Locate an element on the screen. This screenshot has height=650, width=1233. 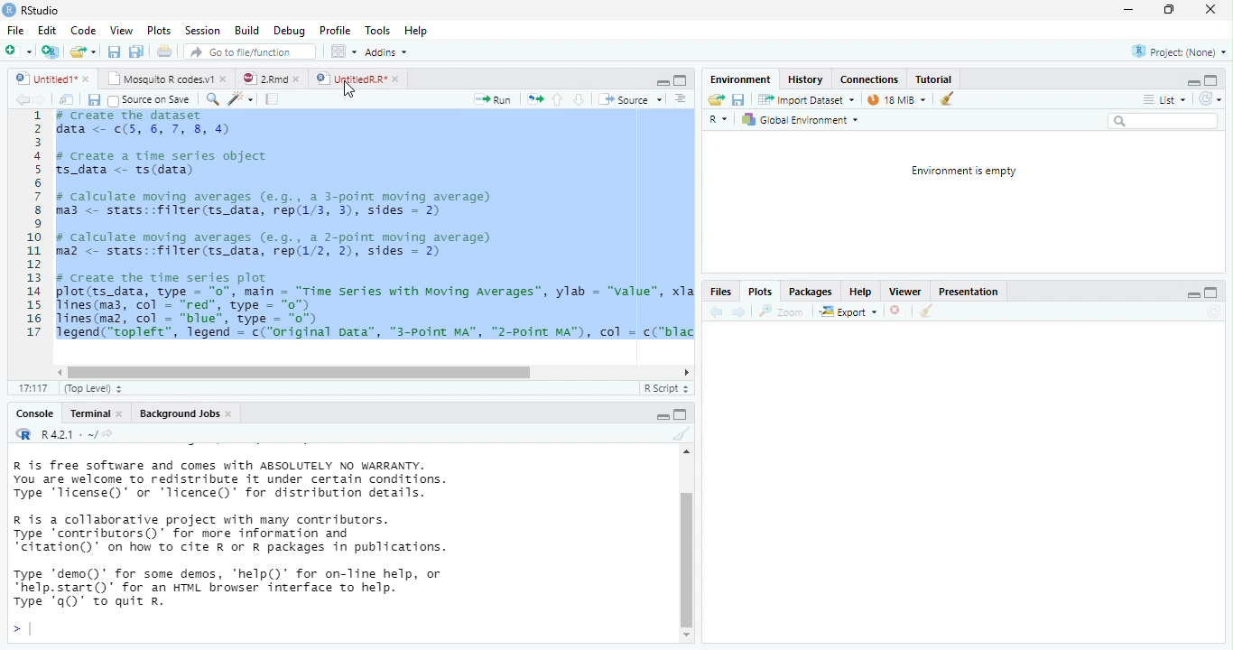
next is located at coordinates (739, 311).